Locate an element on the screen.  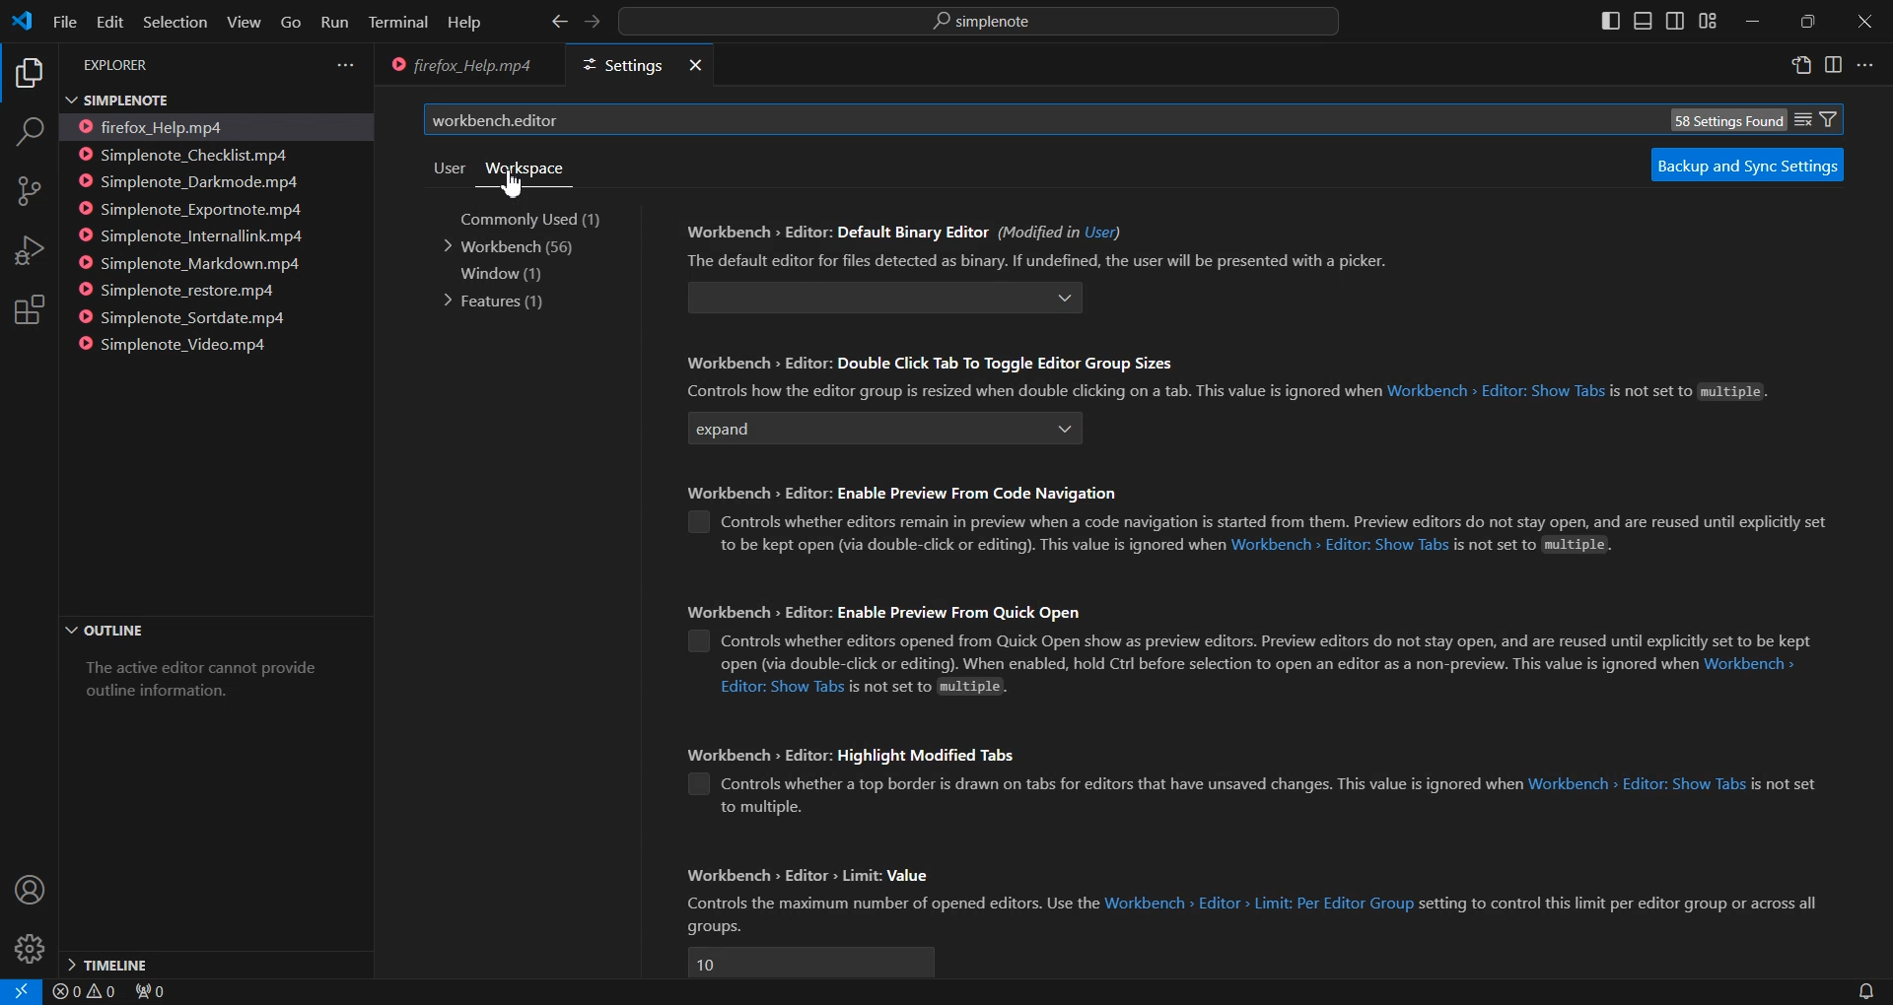
Run and debug is located at coordinates (28, 250).